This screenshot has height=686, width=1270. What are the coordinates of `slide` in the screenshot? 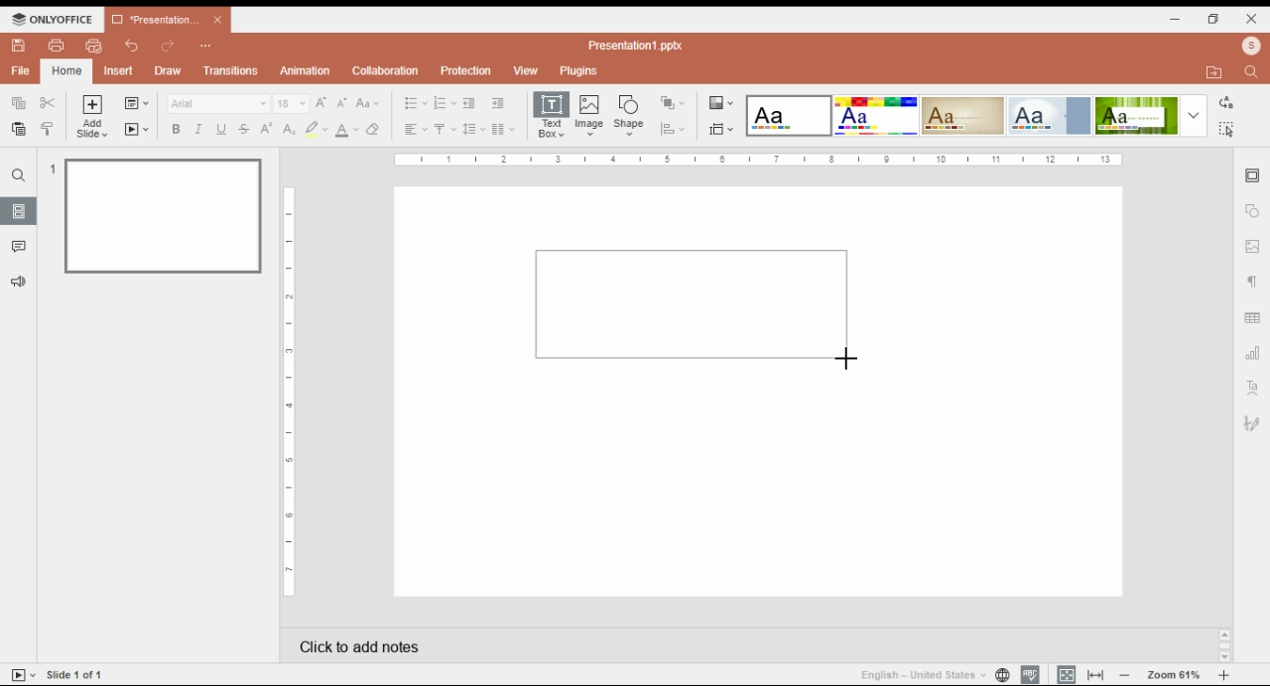 It's located at (19, 211).